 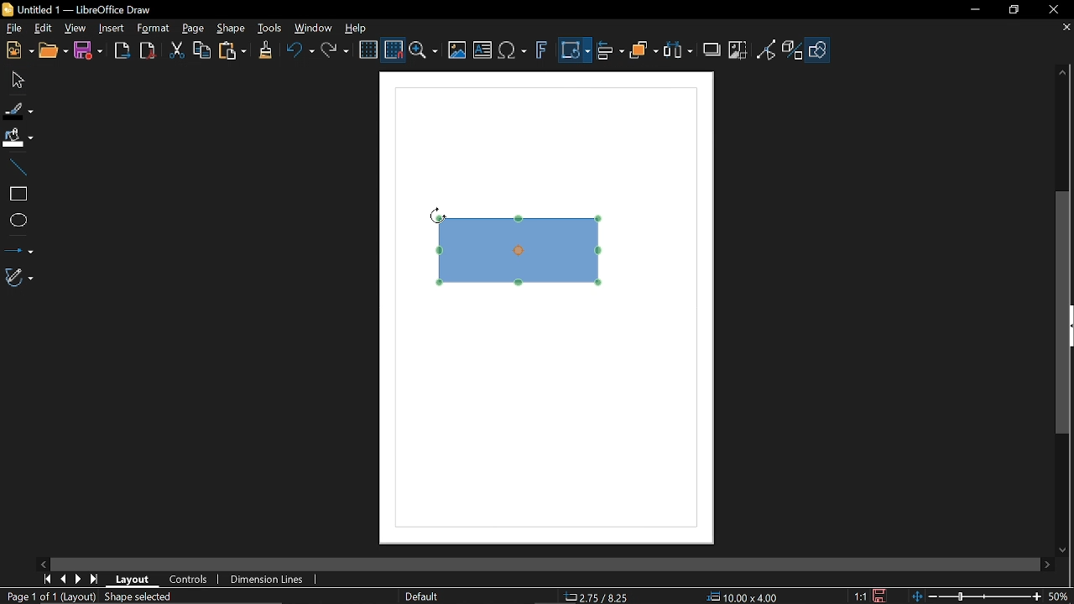 What do you see at coordinates (972, 10) in the screenshot?
I see `Minimize` at bounding box center [972, 10].